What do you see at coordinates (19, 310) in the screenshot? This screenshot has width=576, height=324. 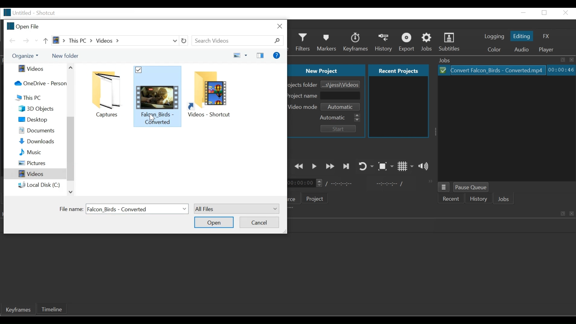 I see `Keyframe Tab` at bounding box center [19, 310].